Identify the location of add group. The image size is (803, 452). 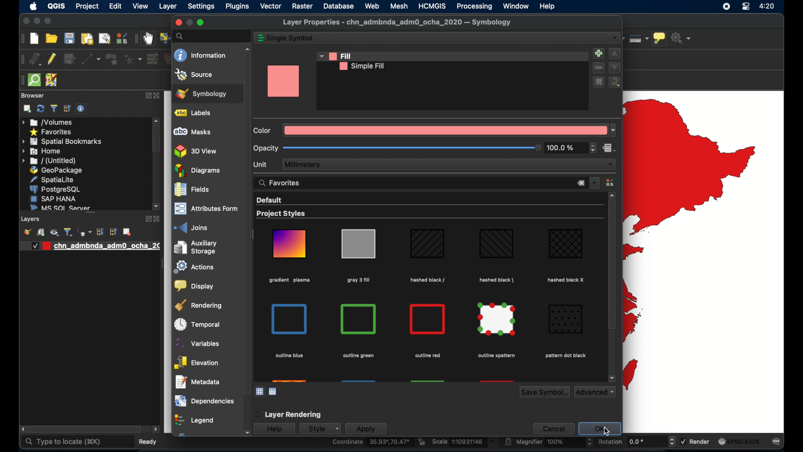
(41, 233).